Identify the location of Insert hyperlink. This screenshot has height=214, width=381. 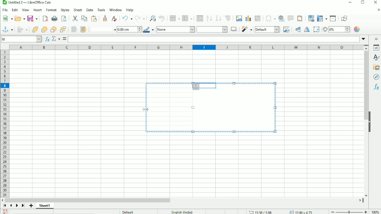
(282, 18).